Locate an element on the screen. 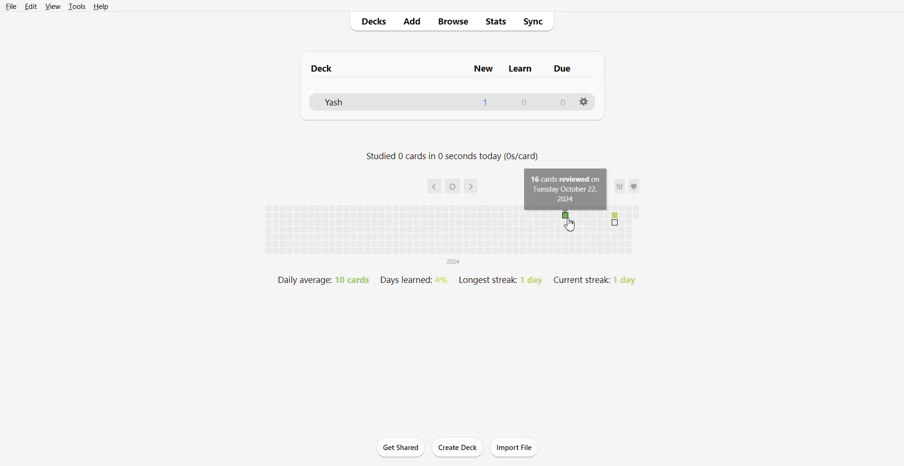  yearly overview is located at coordinates (451, 241).